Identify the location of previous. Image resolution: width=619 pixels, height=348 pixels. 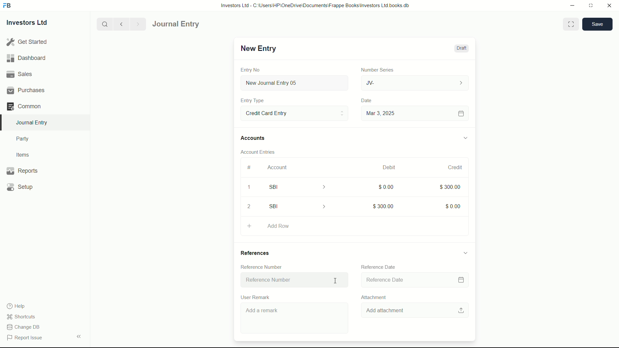
(121, 24).